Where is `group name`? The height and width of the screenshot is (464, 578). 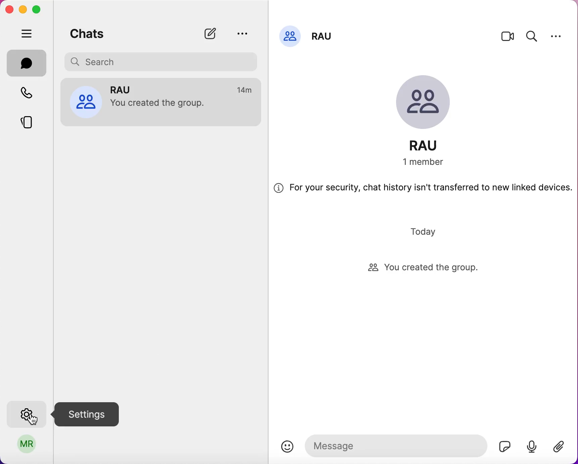 group name is located at coordinates (429, 146).